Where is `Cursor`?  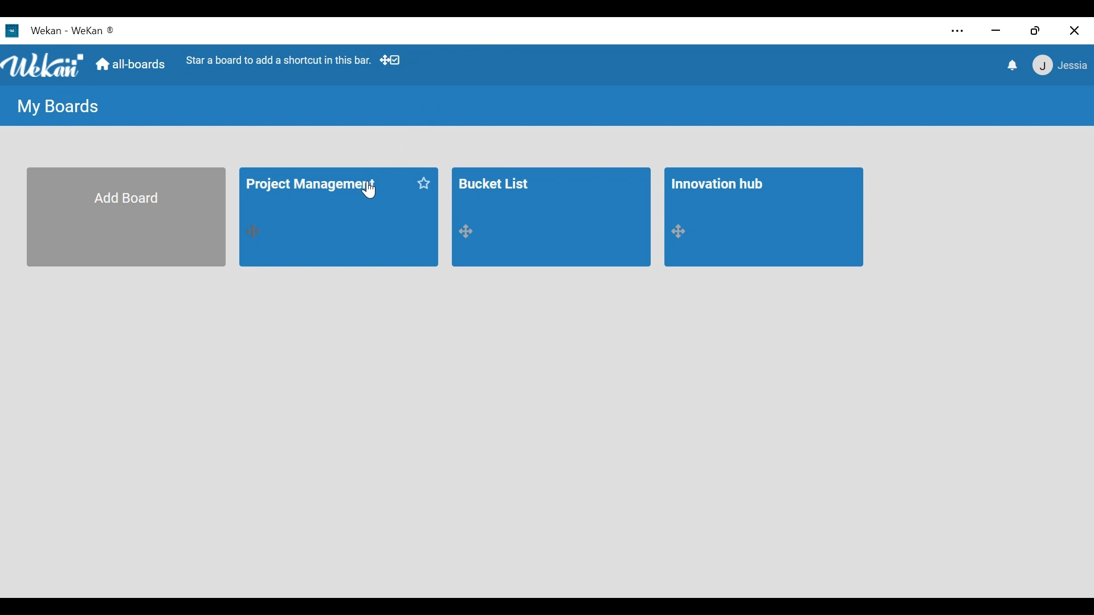
Cursor is located at coordinates (370, 192).